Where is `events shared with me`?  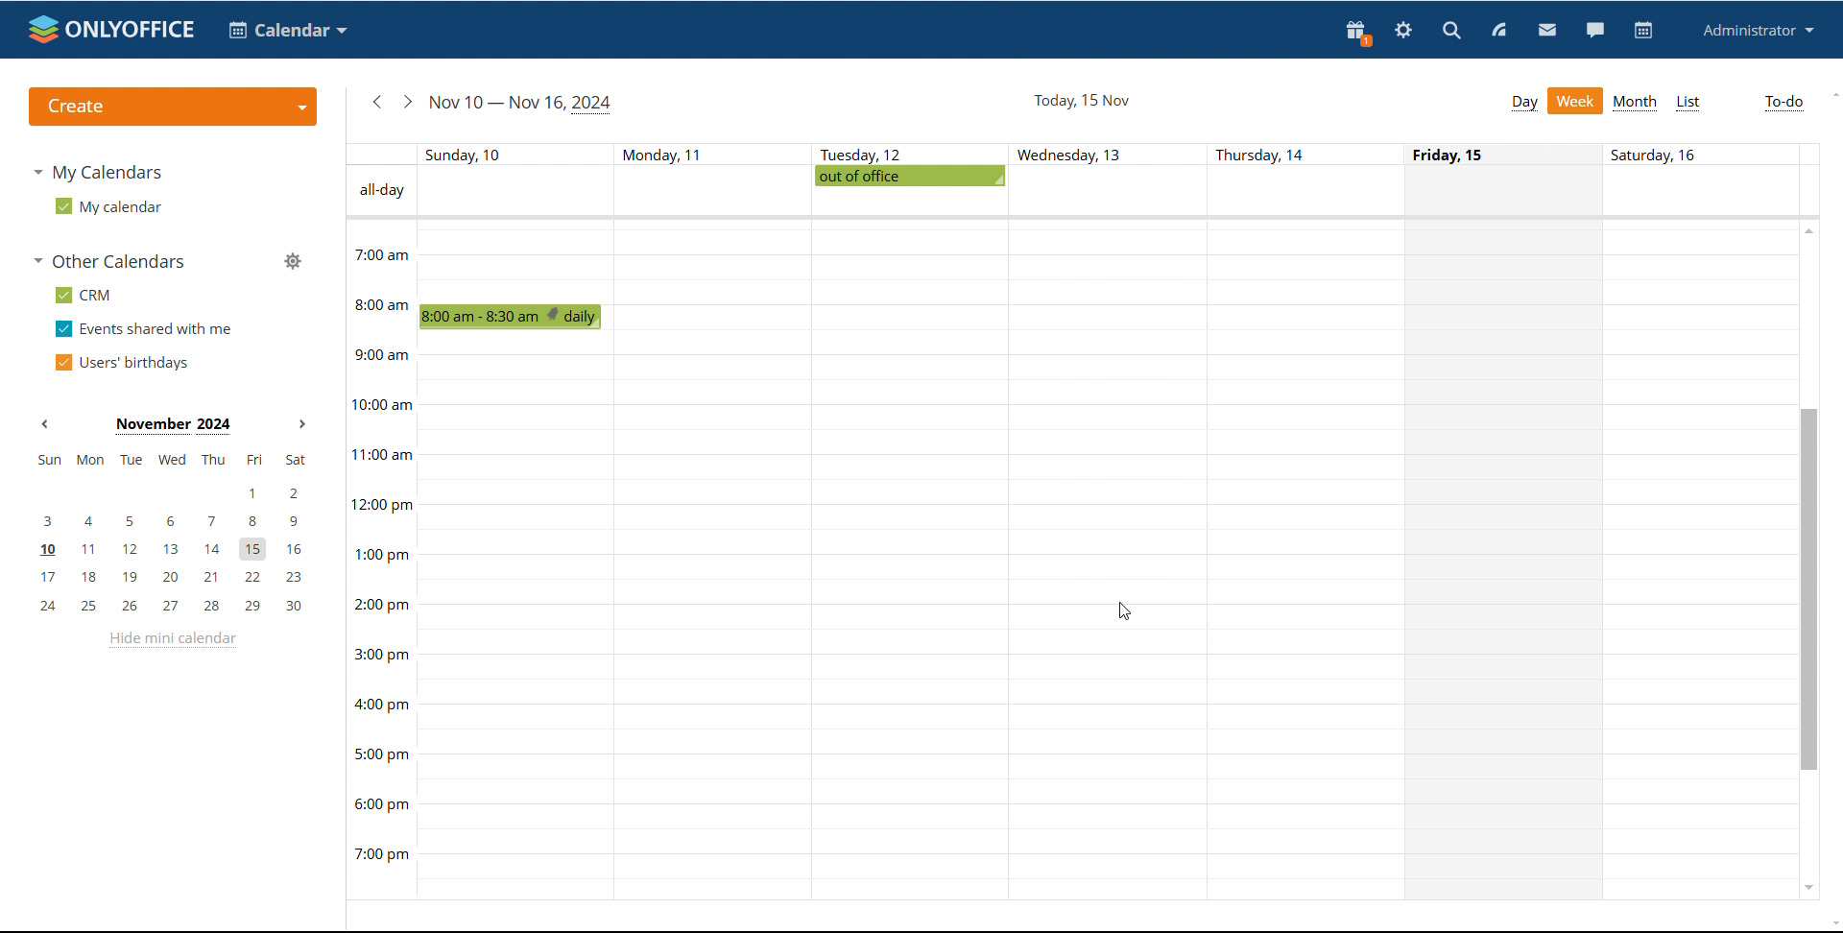 events shared with me is located at coordinates (142, 329).